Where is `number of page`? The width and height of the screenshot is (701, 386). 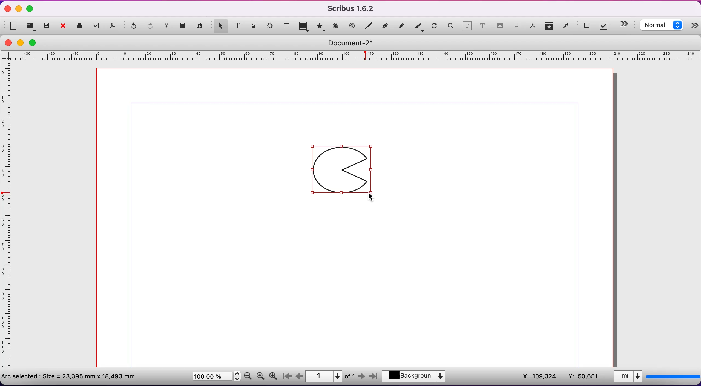 number of page is located at coordinates (331, 376).